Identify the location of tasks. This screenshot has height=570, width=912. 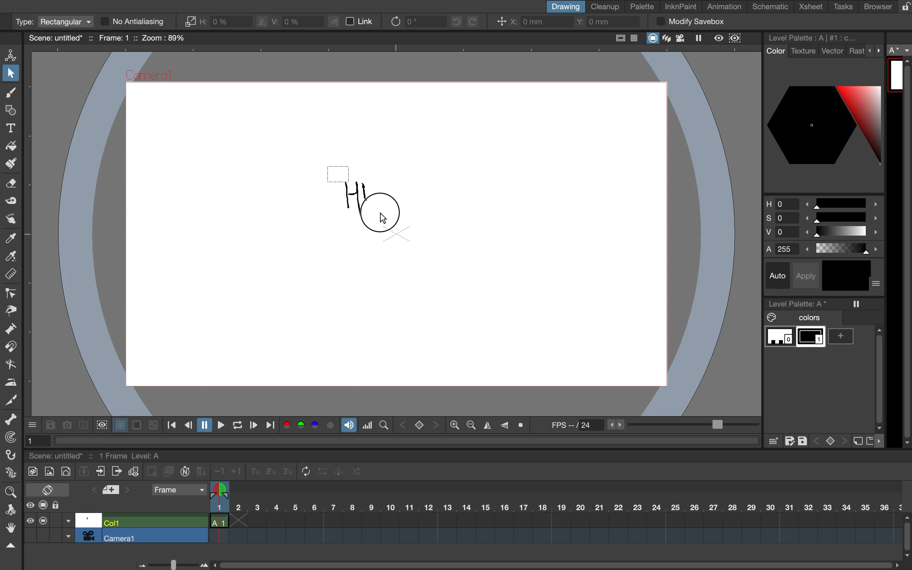
(842, 7).